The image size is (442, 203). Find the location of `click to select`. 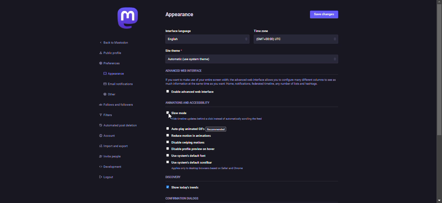

click to select is located at coordinates (167, 134).